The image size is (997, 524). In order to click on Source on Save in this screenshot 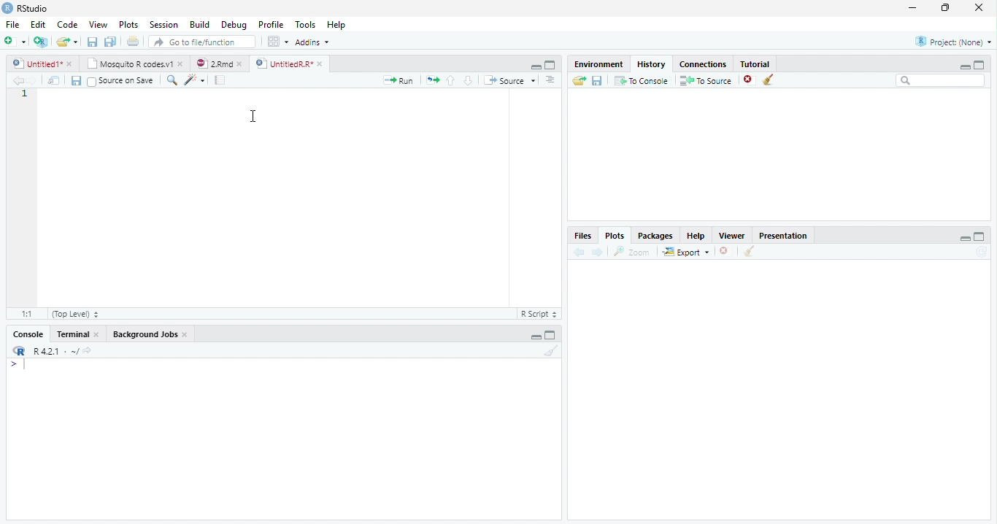, I will do `click(120, 81)`.